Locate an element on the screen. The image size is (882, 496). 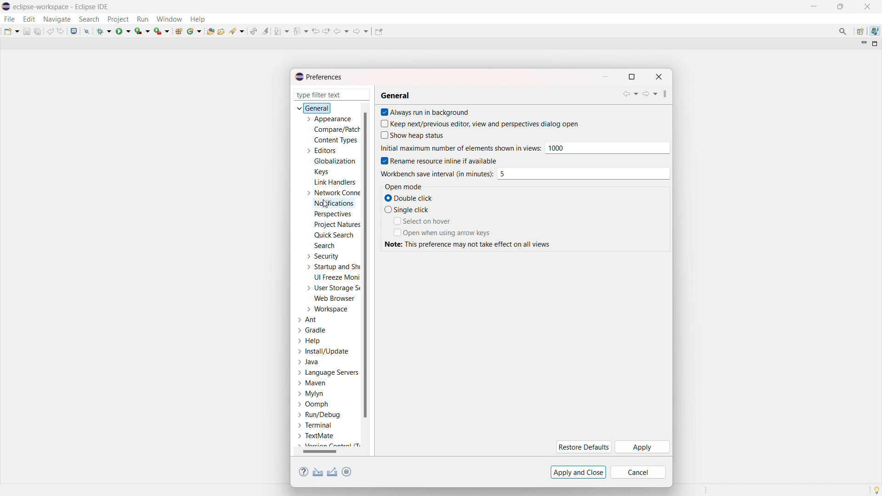
close dialogbox is located at coordinates (658, 77).